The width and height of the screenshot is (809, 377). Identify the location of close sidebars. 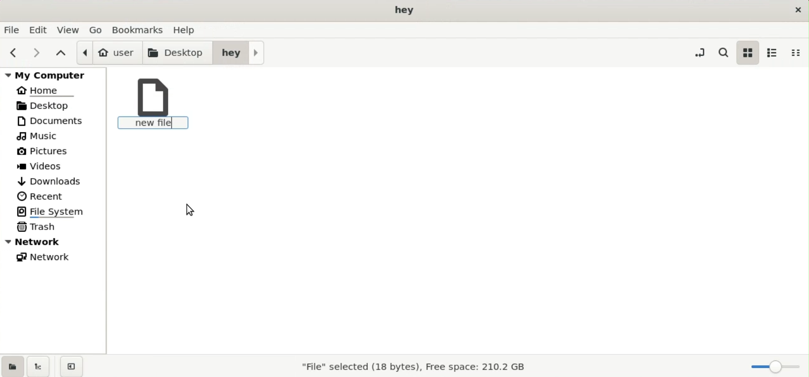
(71, 366).